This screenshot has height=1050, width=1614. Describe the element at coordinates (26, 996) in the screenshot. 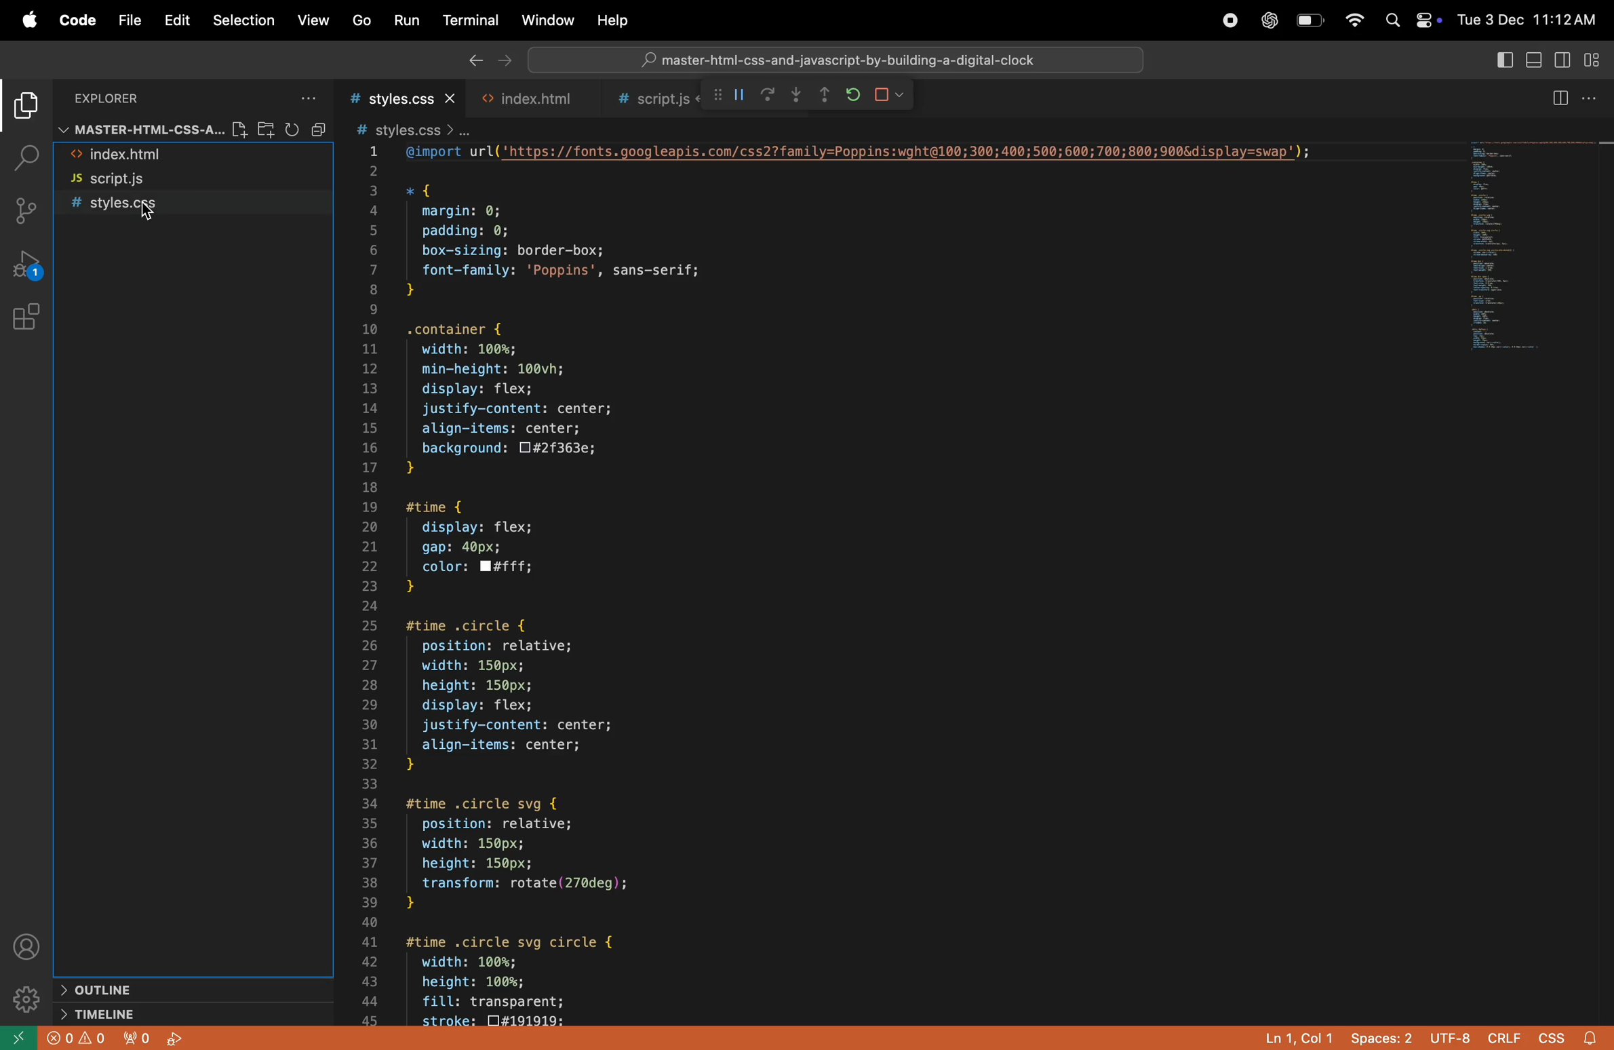

I see `settings` at that location.